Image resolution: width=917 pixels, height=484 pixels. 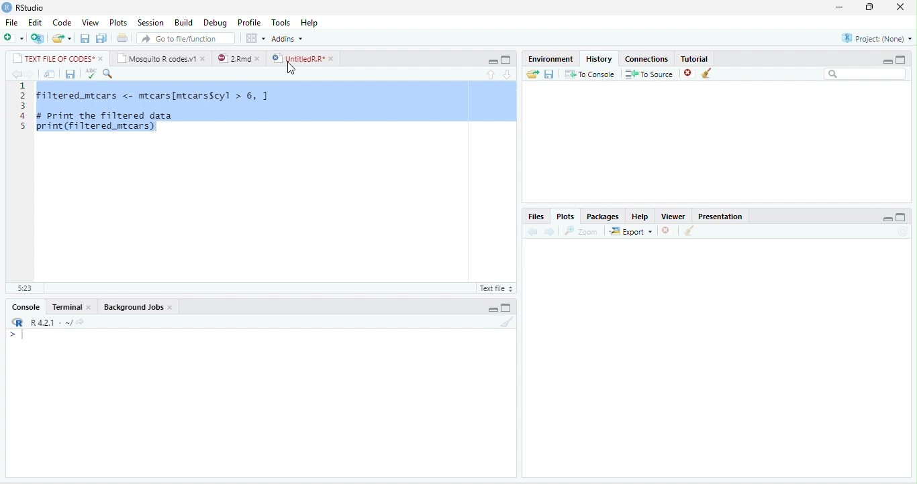 I want to click on back, so click(x=533, y=231).